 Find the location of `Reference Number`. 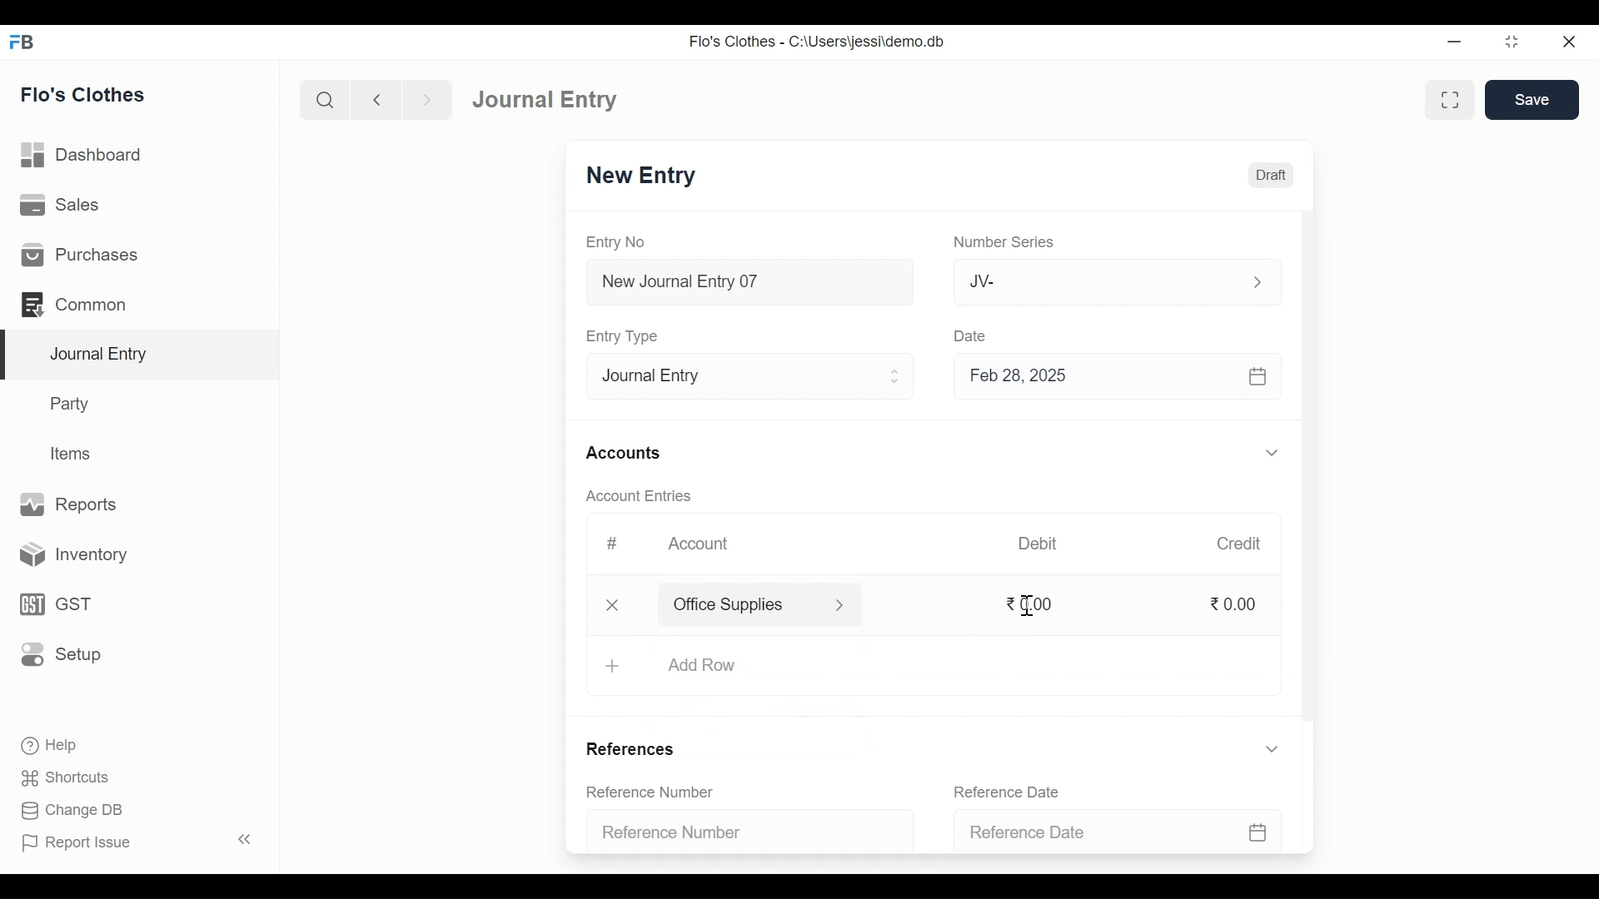

Reference Number is located at coordinates (738, 834).